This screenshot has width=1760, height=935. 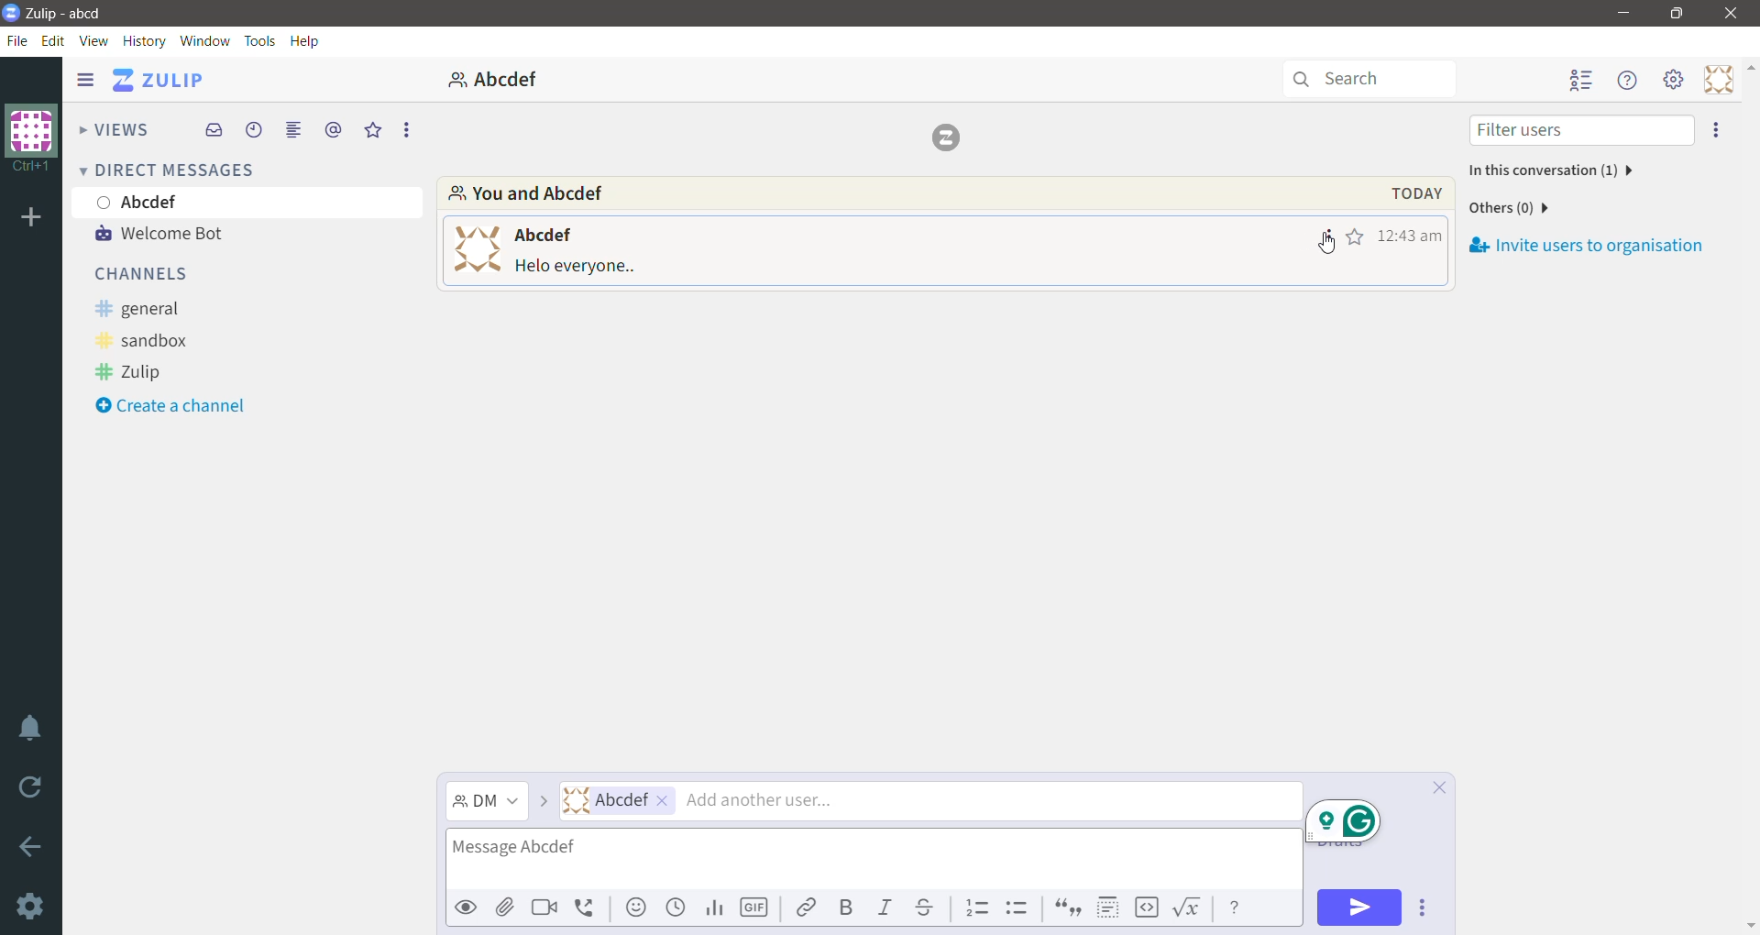 I want to click on Hide user list, so click(x=1582, y=81).